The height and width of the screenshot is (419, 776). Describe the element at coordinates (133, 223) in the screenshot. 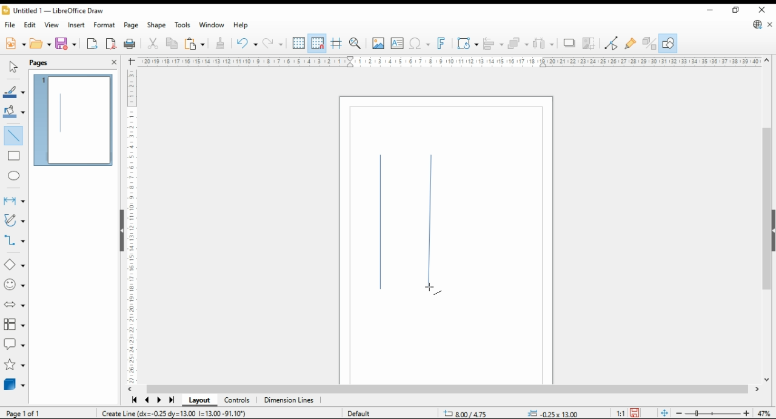

I see `vertical scale` at that location.